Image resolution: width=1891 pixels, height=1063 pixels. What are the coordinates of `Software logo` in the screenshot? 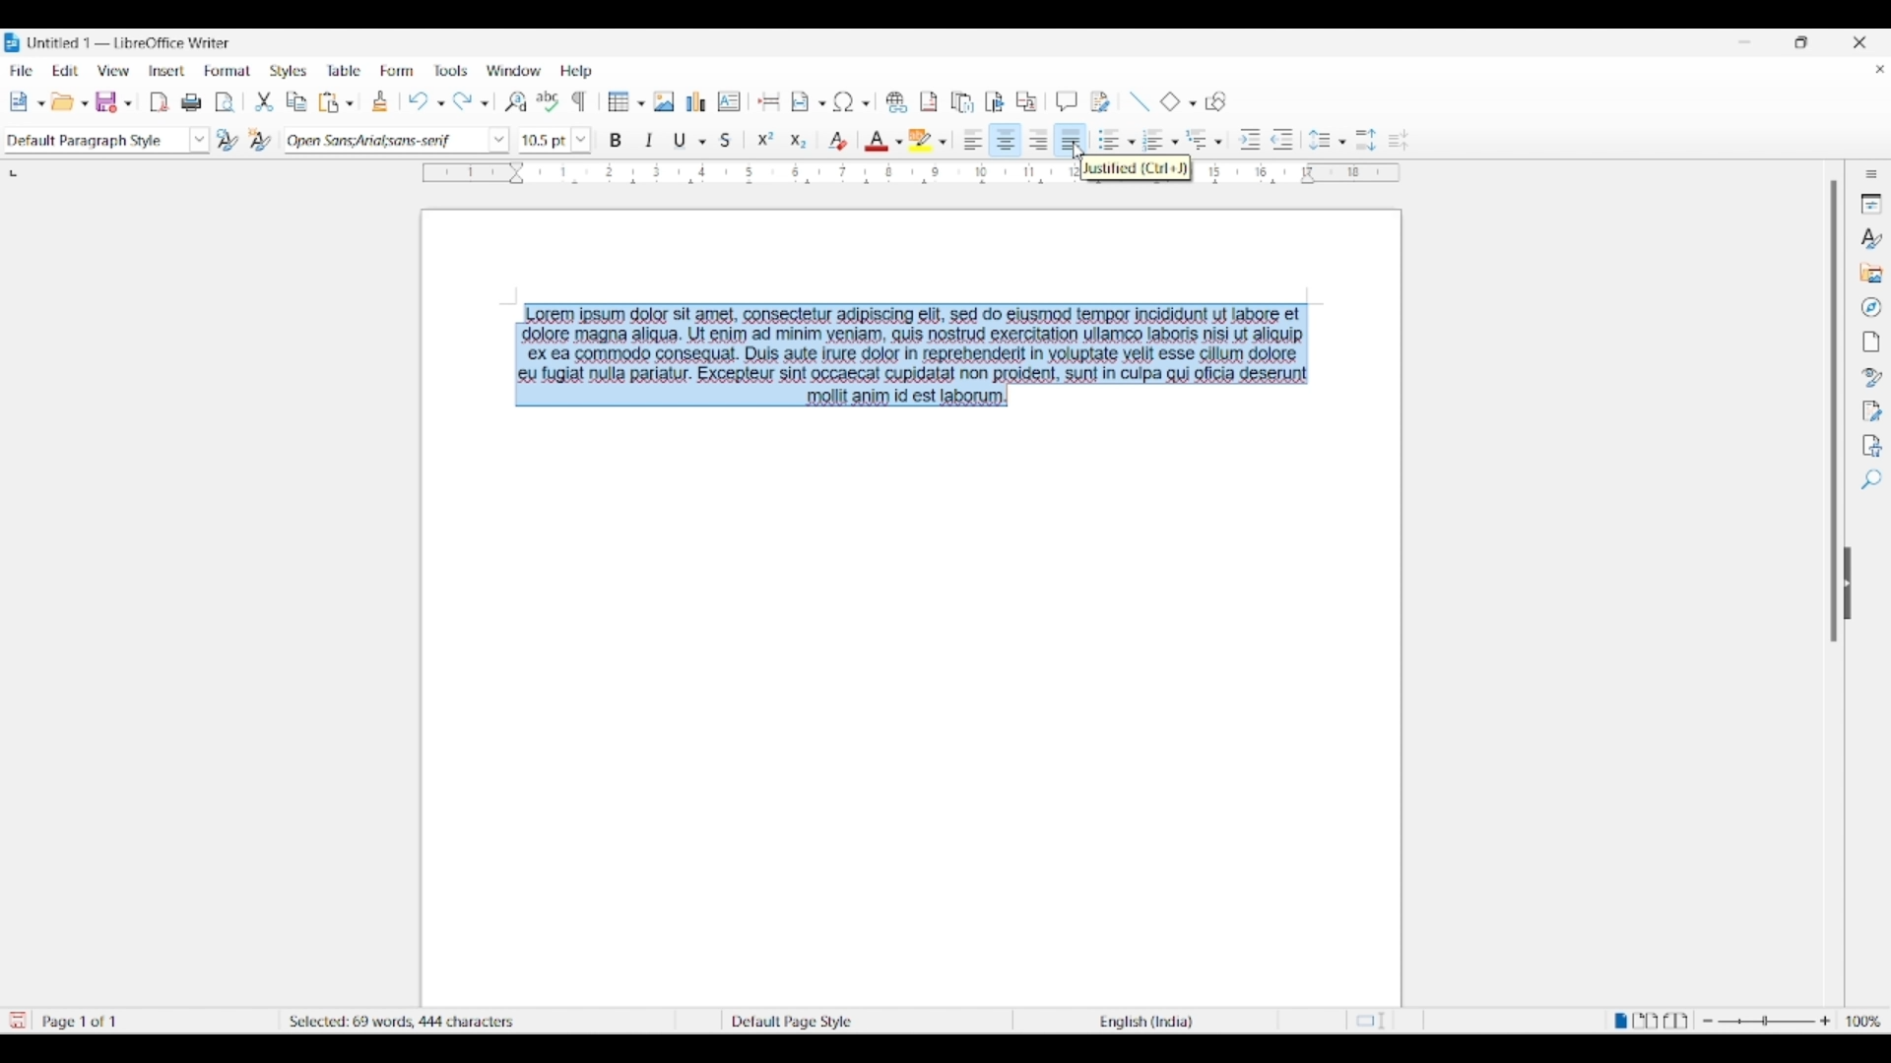 It's located at (13, 42).